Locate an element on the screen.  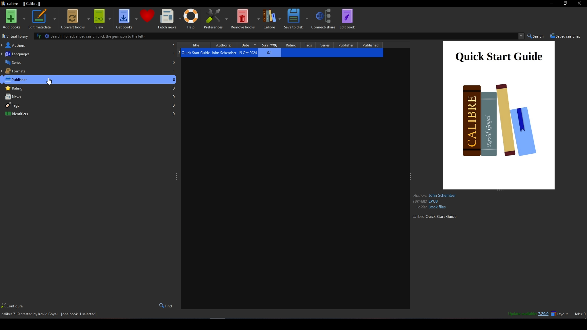
Publisher is located at coordinates (89, 79).